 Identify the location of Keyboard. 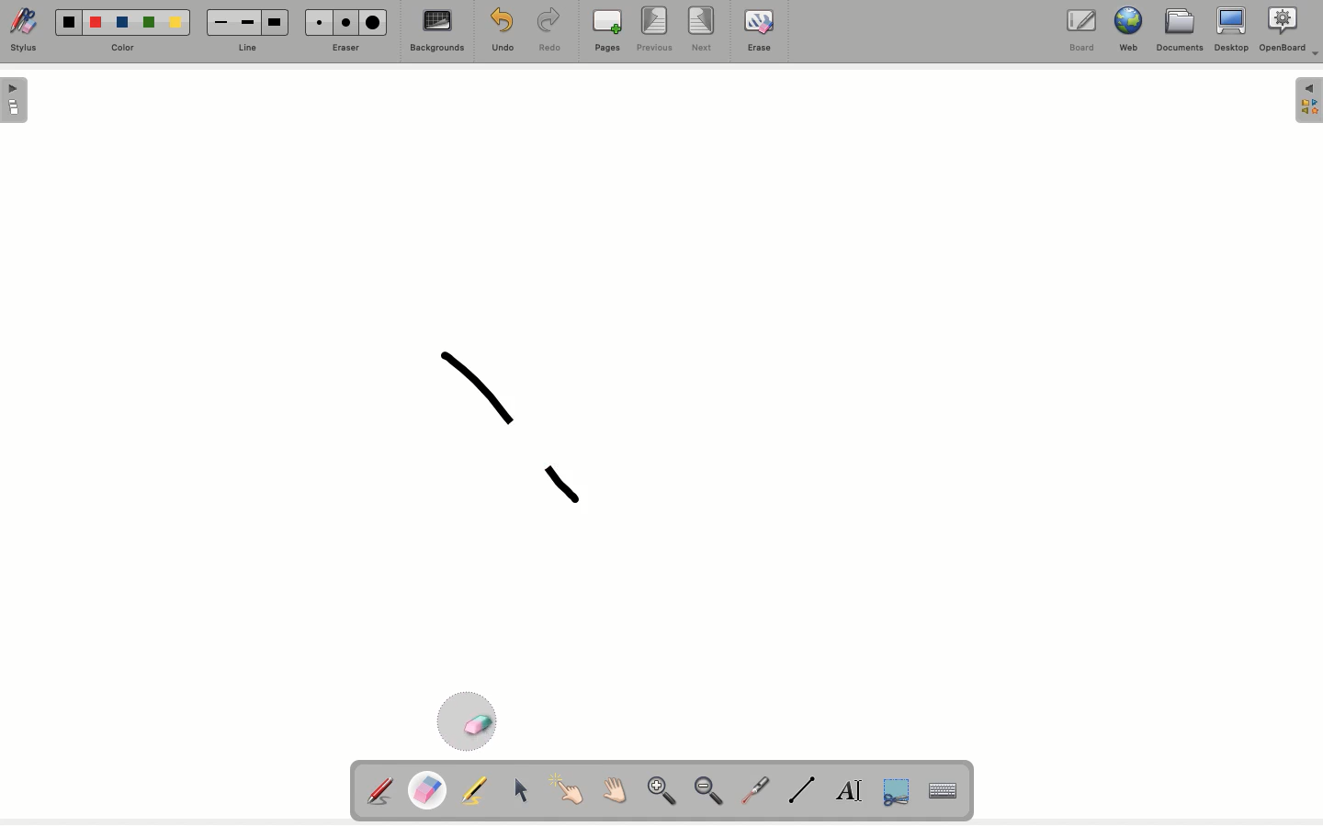
(944, 790).